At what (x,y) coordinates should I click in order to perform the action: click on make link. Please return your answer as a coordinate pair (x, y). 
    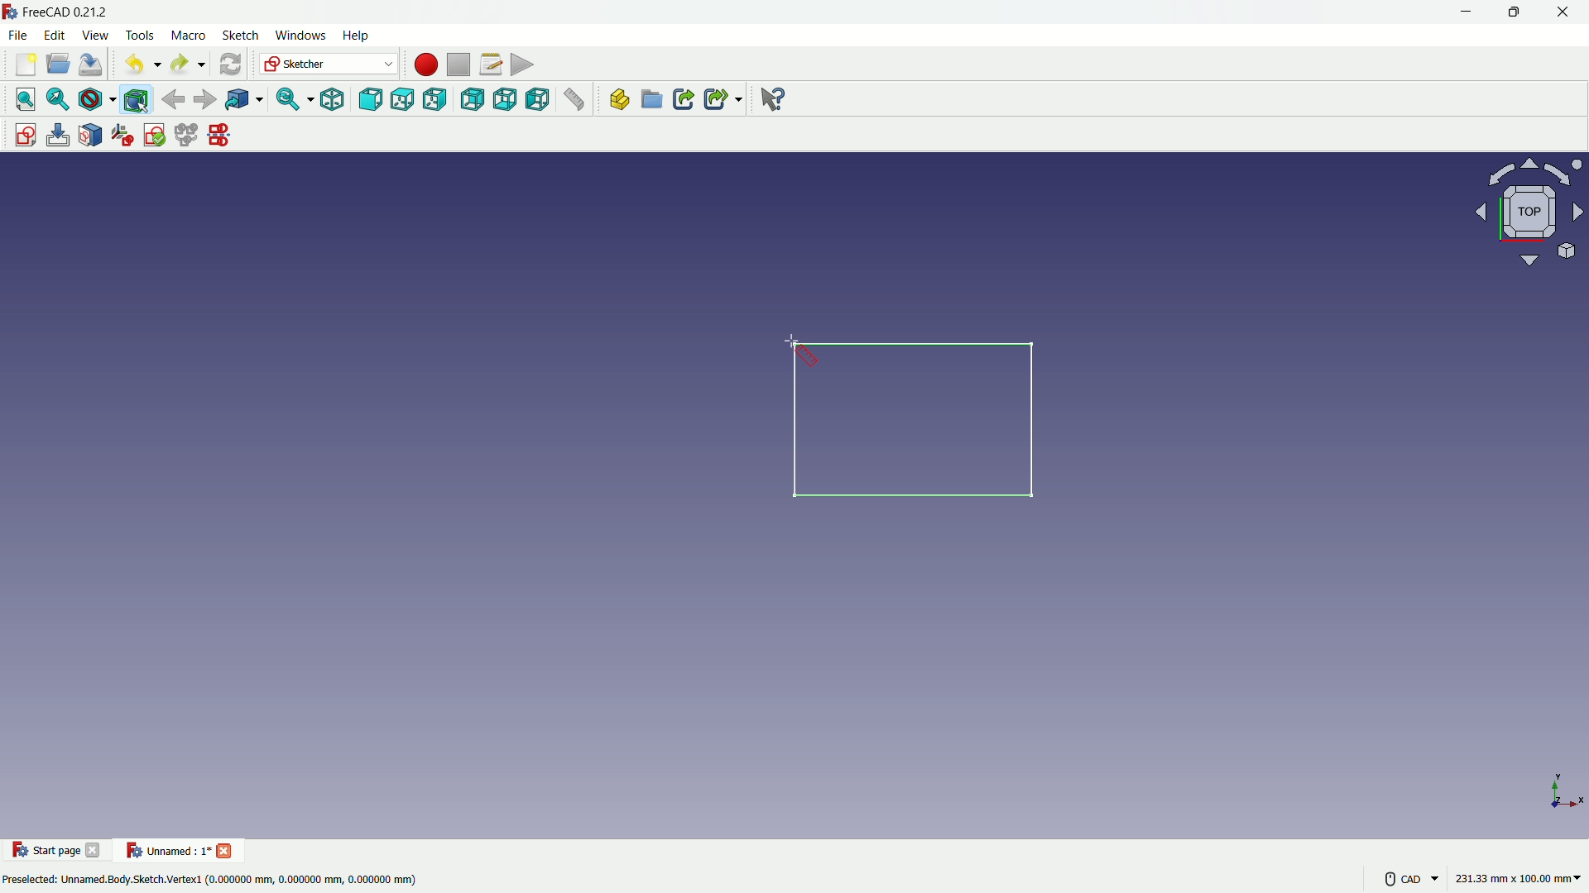
    Looking at the image, I should click on (684, 101).